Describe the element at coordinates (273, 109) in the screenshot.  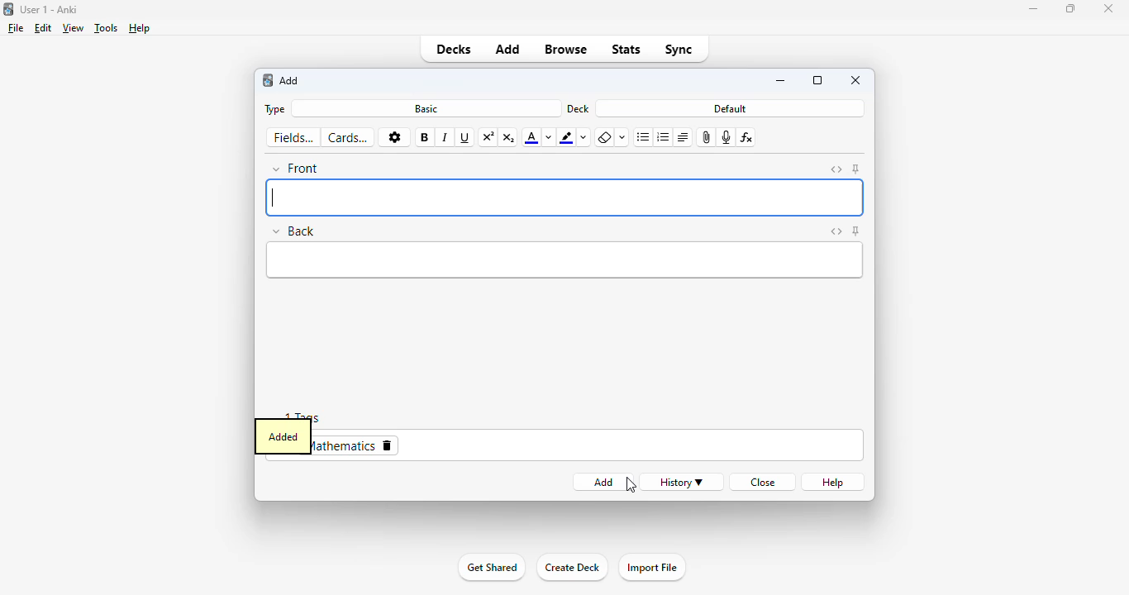
I see `type` at that location.